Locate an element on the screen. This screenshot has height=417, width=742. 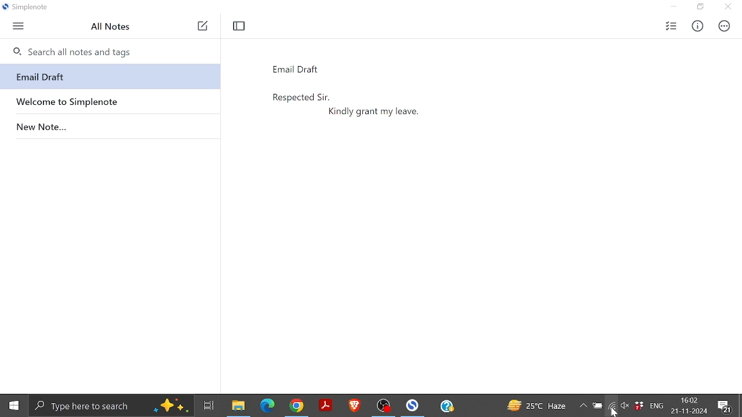
Actions is located at coordinates (722, 26).